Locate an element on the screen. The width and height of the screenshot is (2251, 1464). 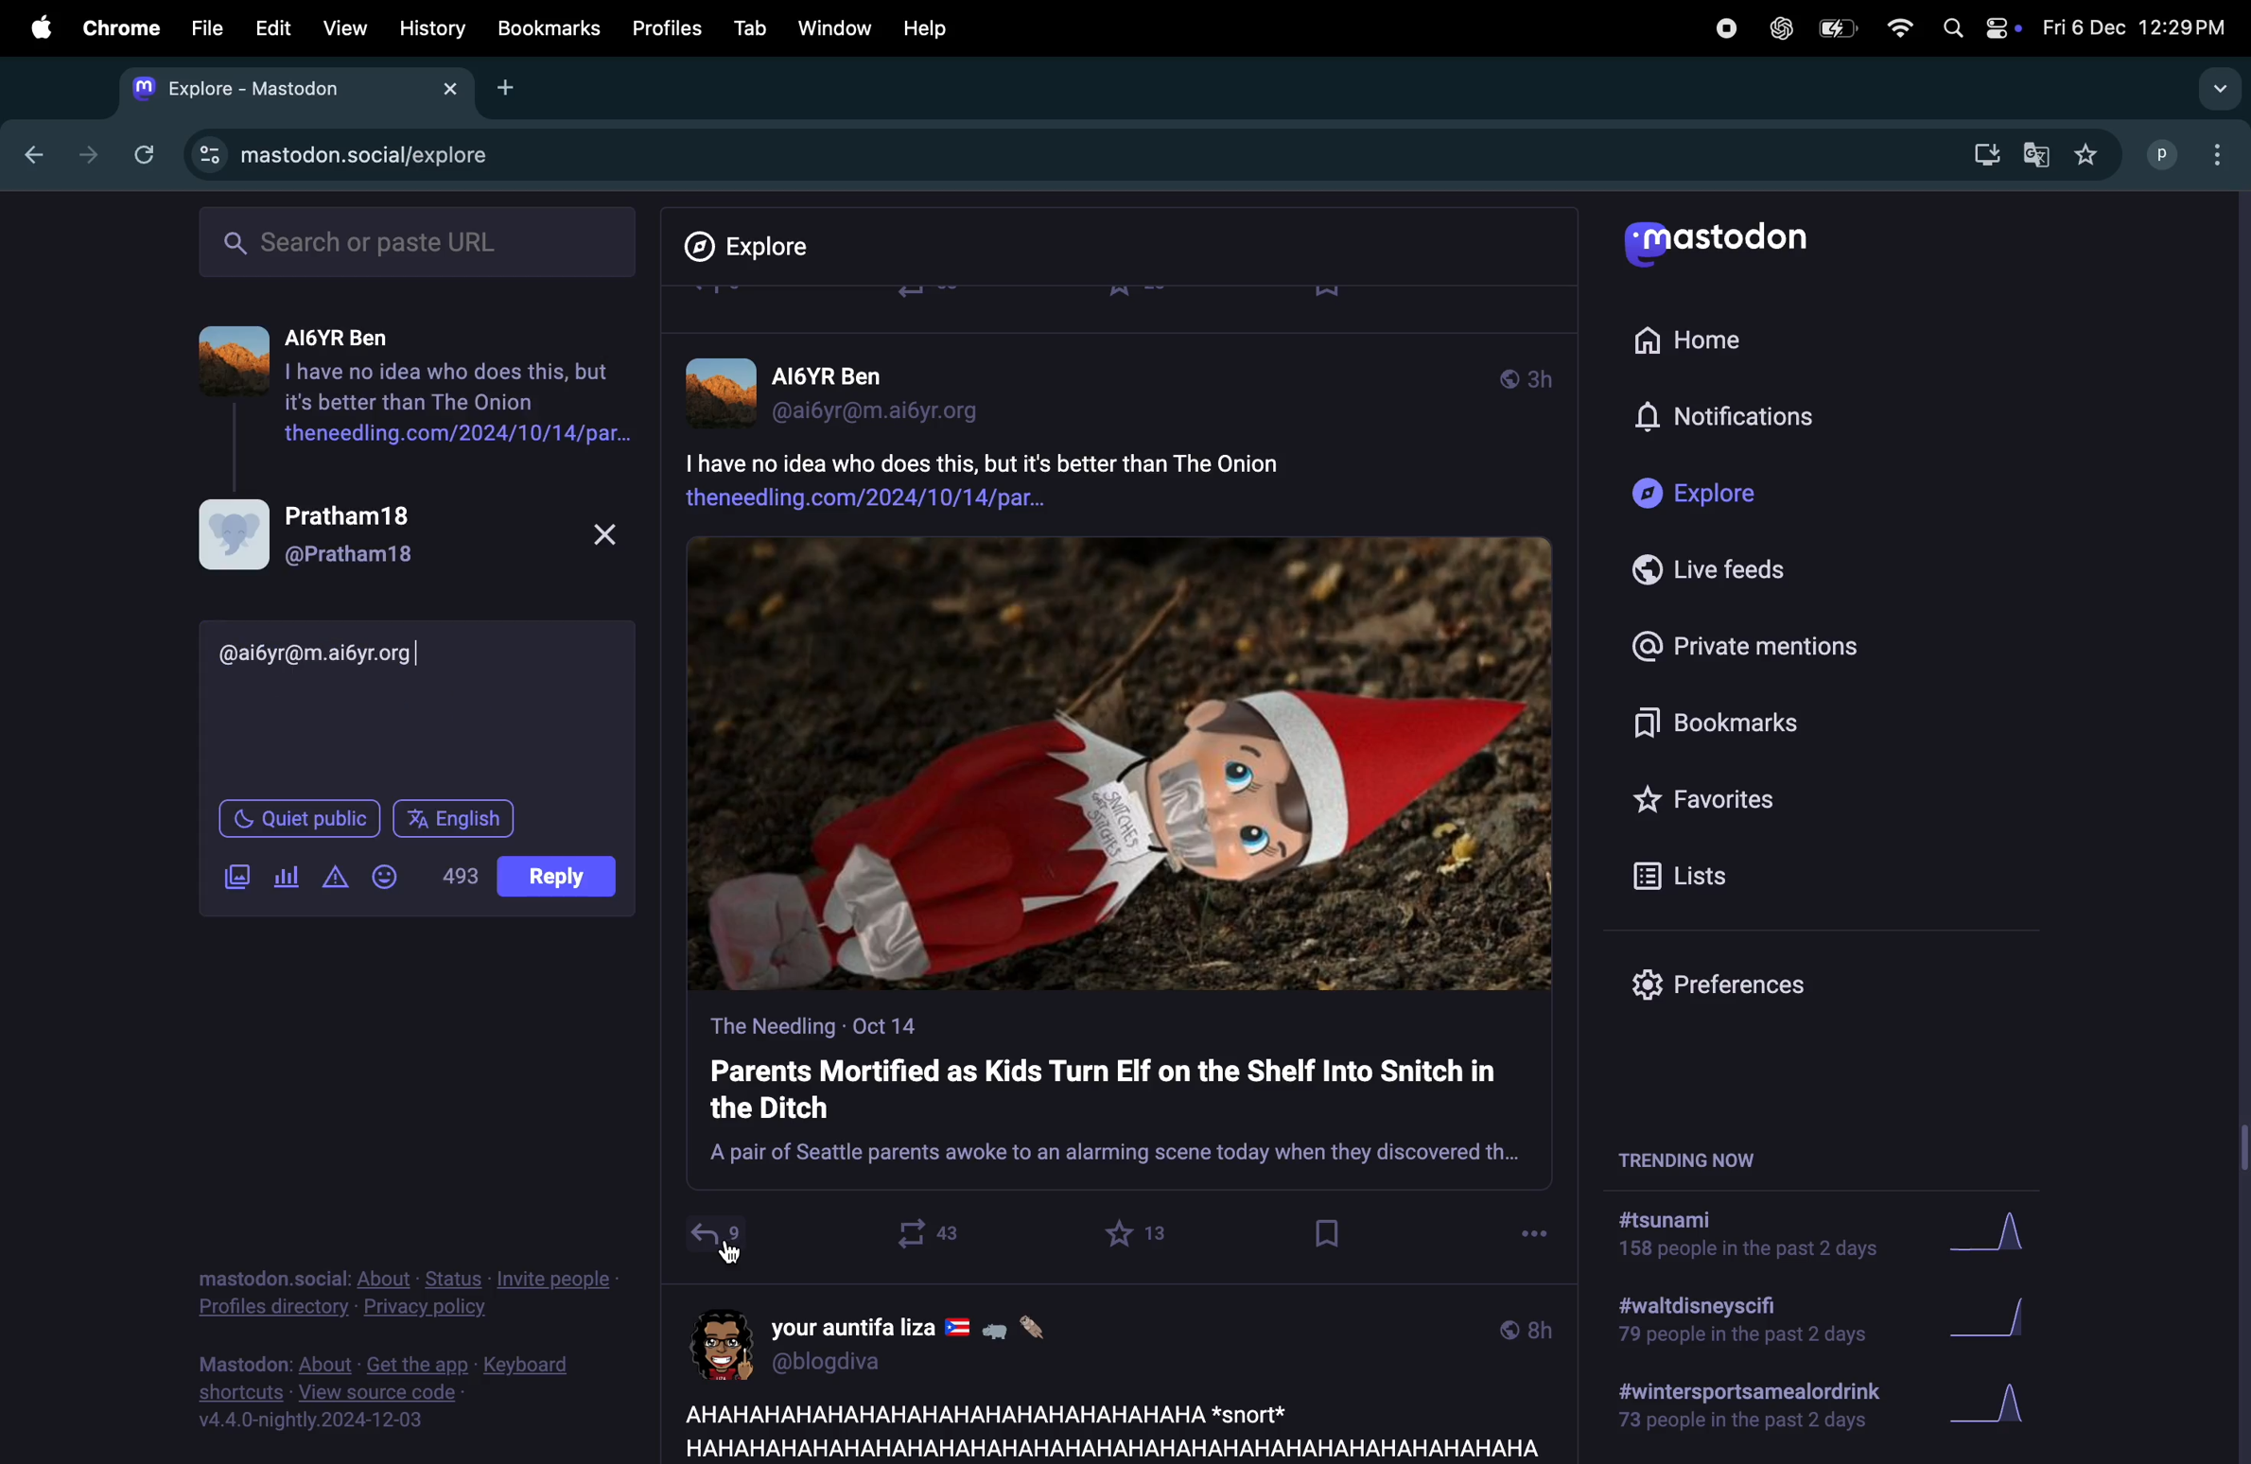
favourite is located at coordinates (1140, 1233).